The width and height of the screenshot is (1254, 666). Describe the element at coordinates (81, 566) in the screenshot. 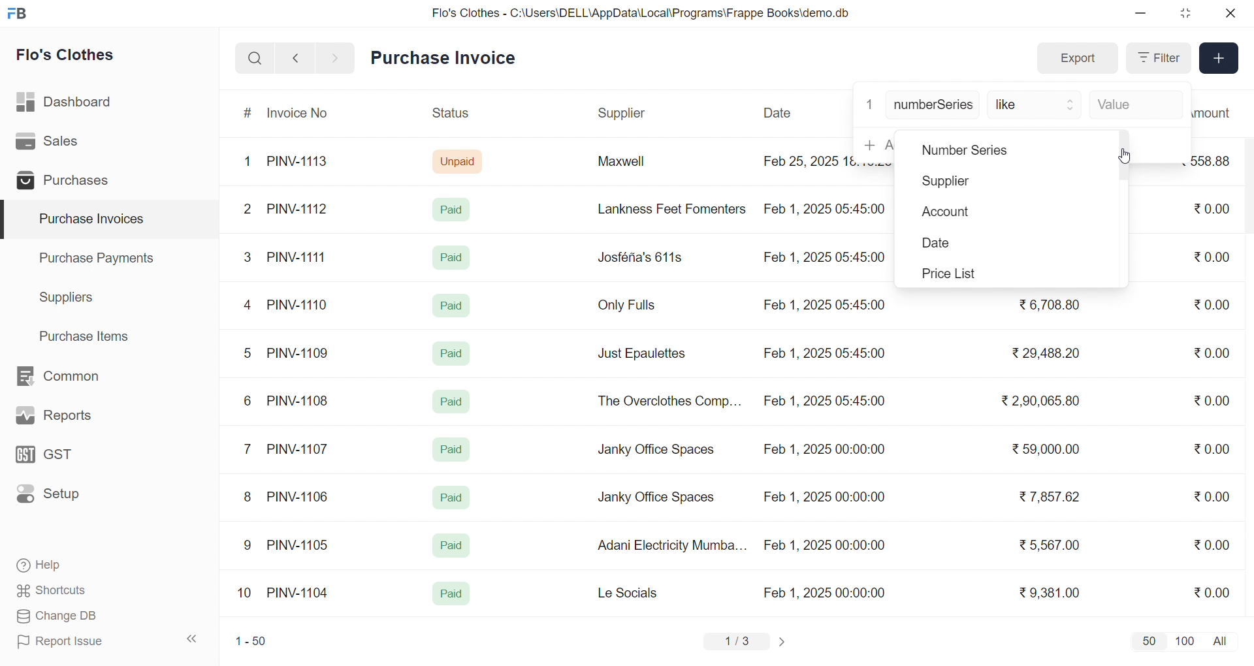

I see `Help` at that location.